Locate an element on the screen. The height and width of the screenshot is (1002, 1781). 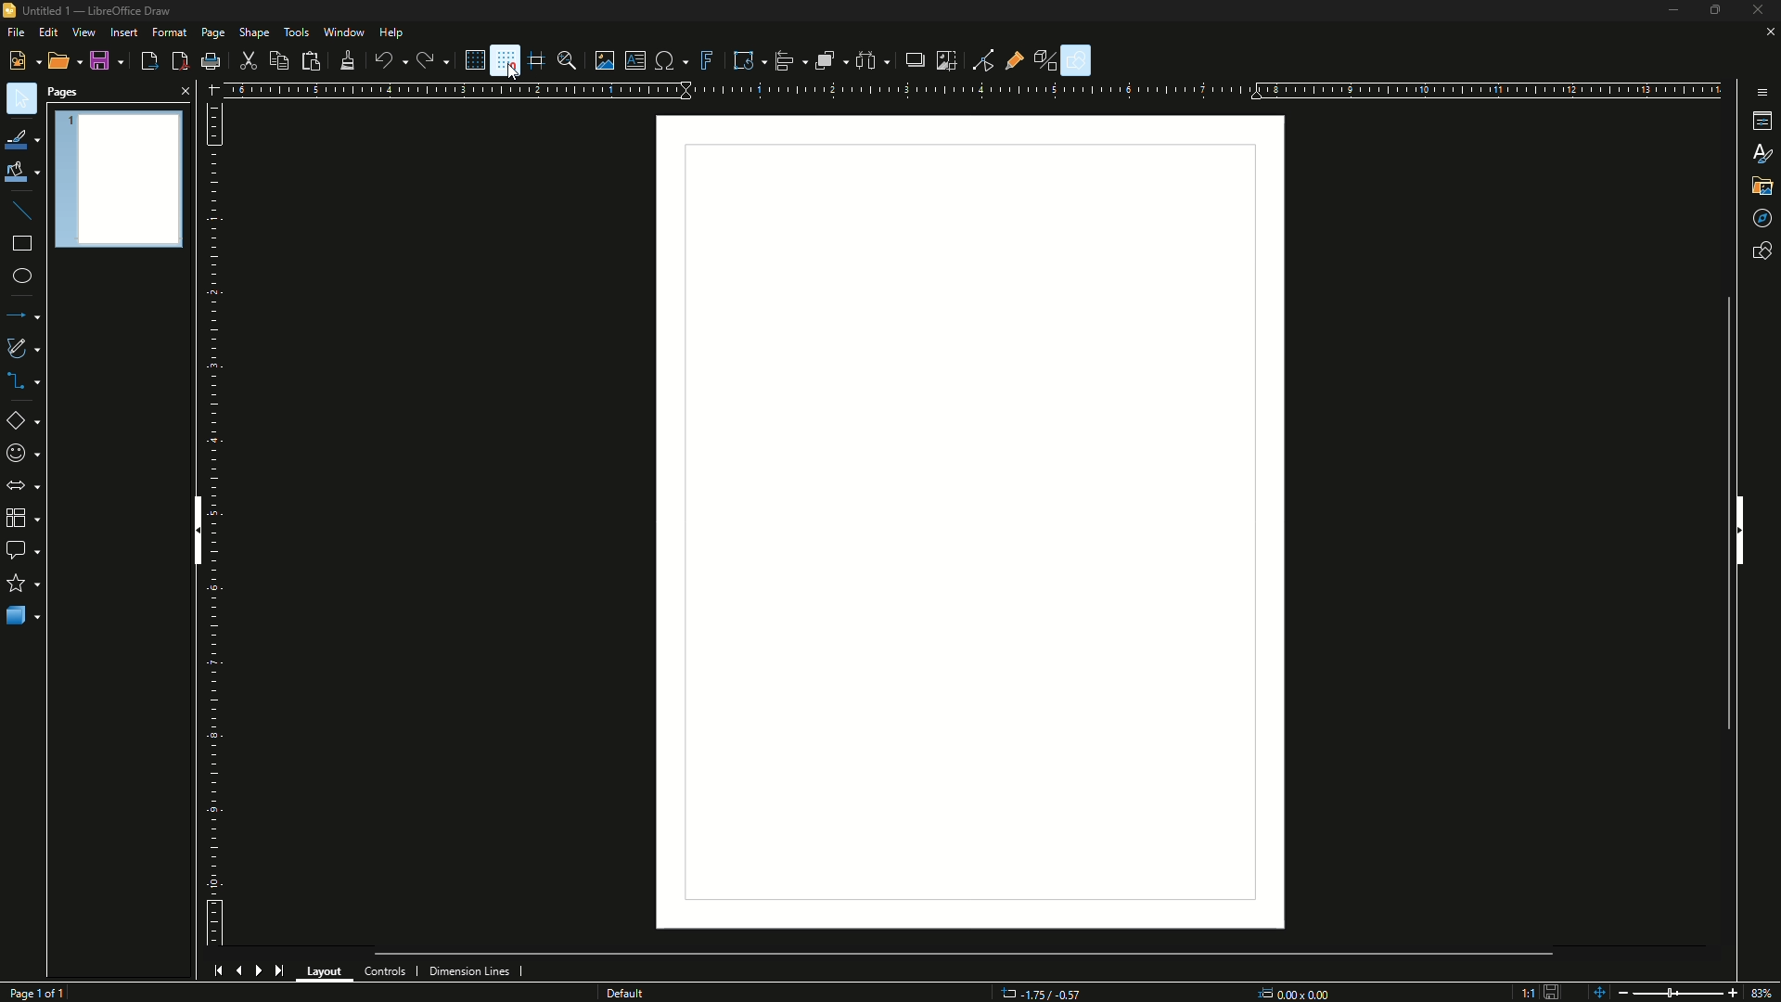
Zoom out is located at coordinates (1622, 989).